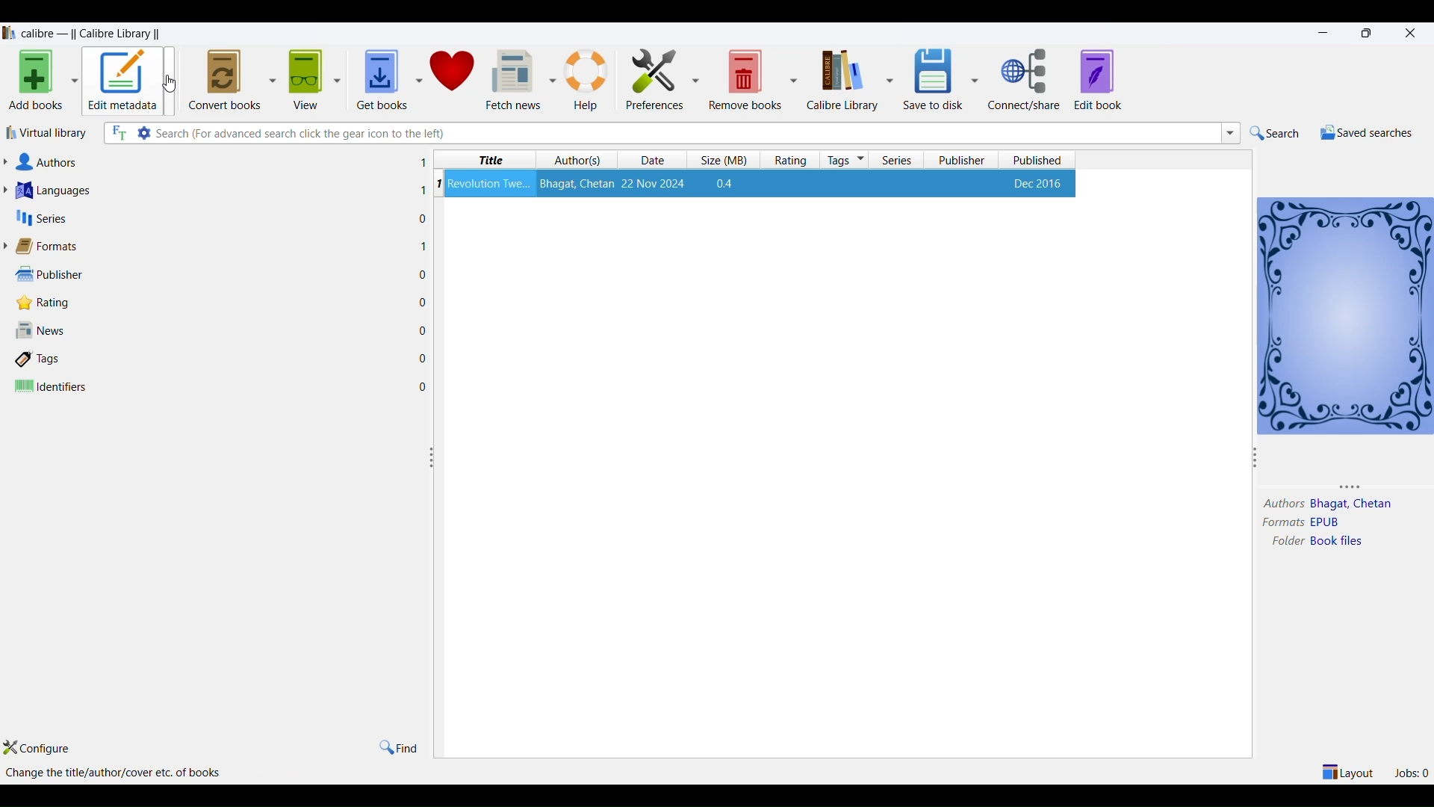 The image size is (1434, 807). I want to click on 1, so click(424, 247).